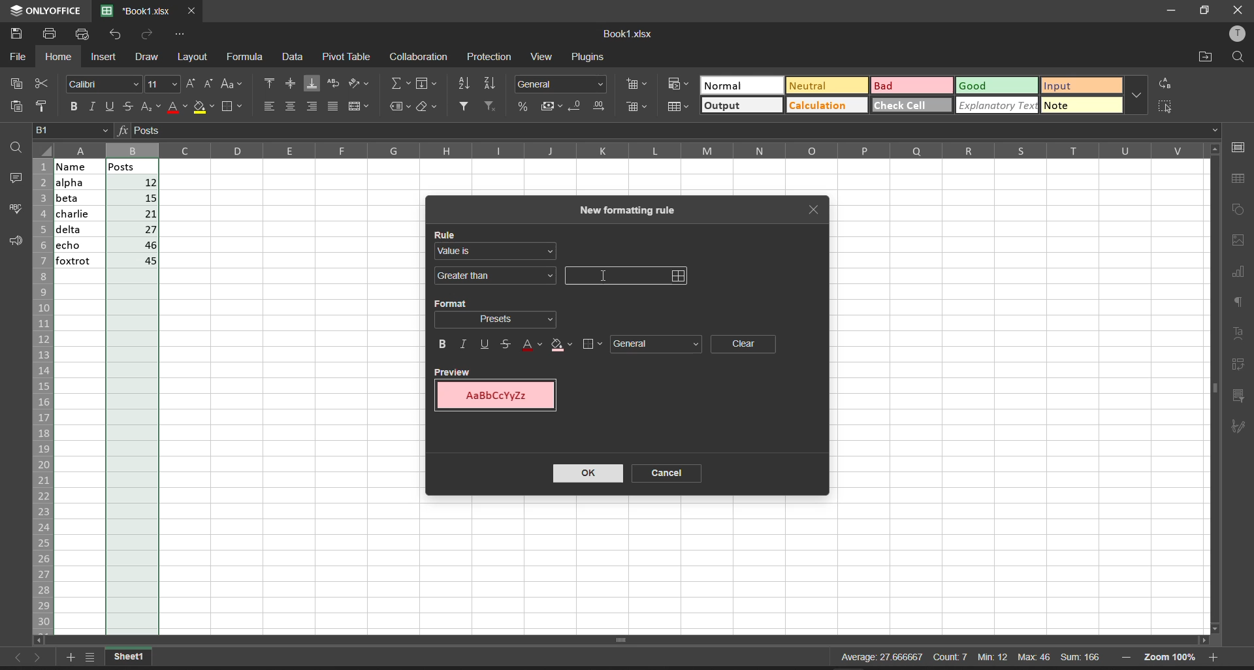  What do you see at coordinates (116, 35) in the screenshot?
I see `undo` at bounding box center [116, 35].